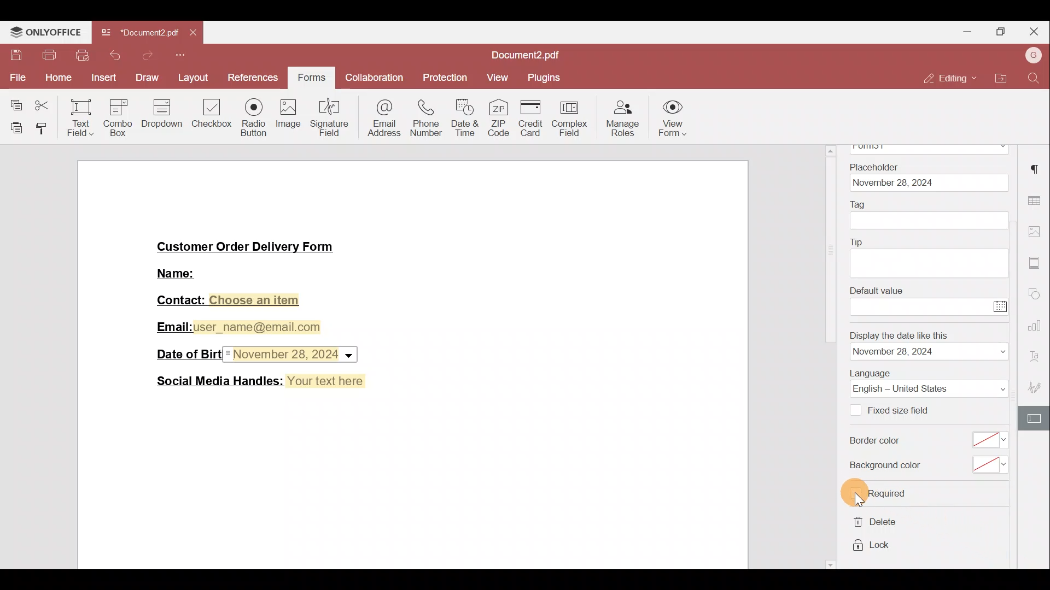 The height and width of the screenshot is (590, 1050). What do you see at coordinates (13, 125) in the screenshot?
I see `Paste` at bounding box center [13, 125].